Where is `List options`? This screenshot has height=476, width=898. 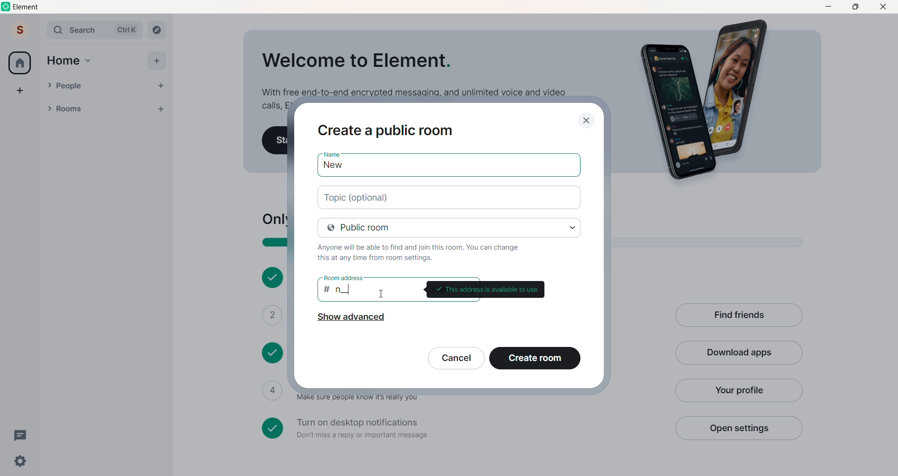
List options is located at coordinates (142, 109).